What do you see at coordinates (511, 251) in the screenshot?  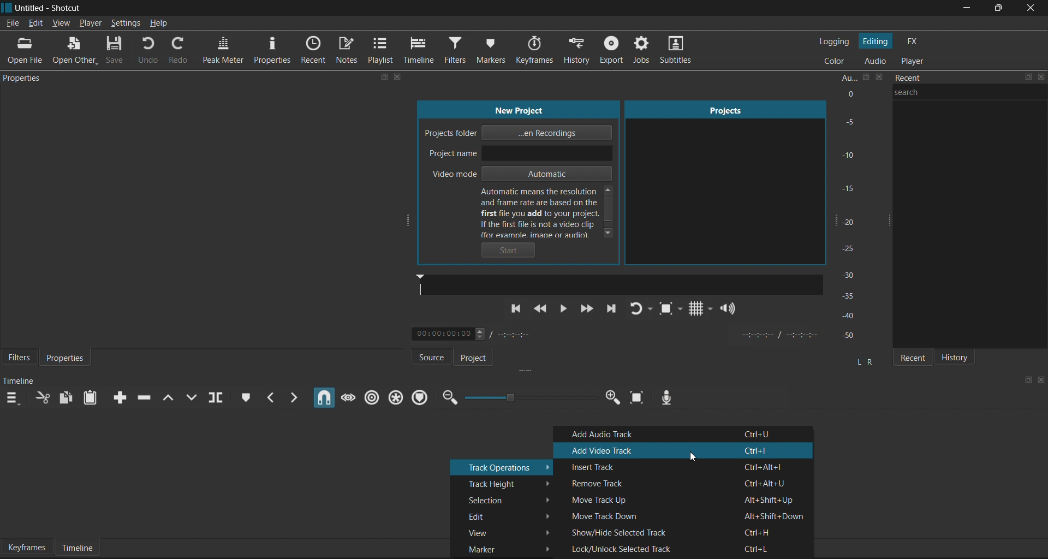 I see `Start` at bounding box center [511, 251].